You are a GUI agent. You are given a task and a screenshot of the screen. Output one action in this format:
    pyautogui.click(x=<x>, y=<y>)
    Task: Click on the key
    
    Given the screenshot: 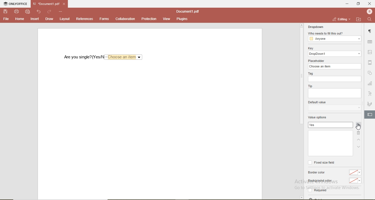 What is the action you would take?
    pyautogui.click(x=312, y=48)
    